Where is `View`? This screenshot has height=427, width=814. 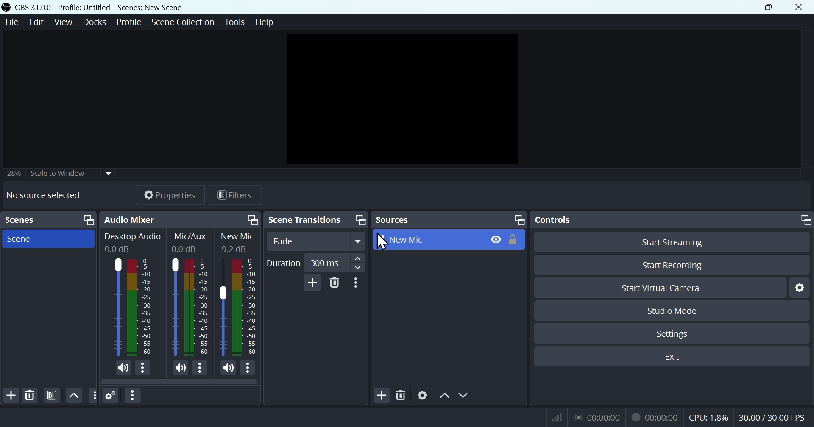
View is located at coordinates (61, 24).